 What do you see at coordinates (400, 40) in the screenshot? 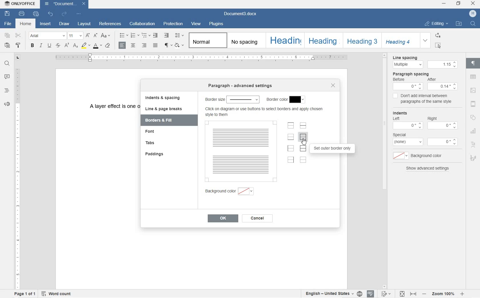
I see `HEADING 4` at bounding box center [400, 40].